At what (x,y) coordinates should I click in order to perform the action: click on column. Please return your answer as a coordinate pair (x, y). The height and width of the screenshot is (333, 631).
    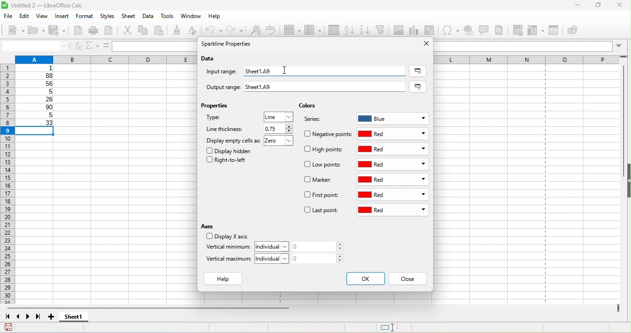
    Looking at the image, I should click on (104, 59).